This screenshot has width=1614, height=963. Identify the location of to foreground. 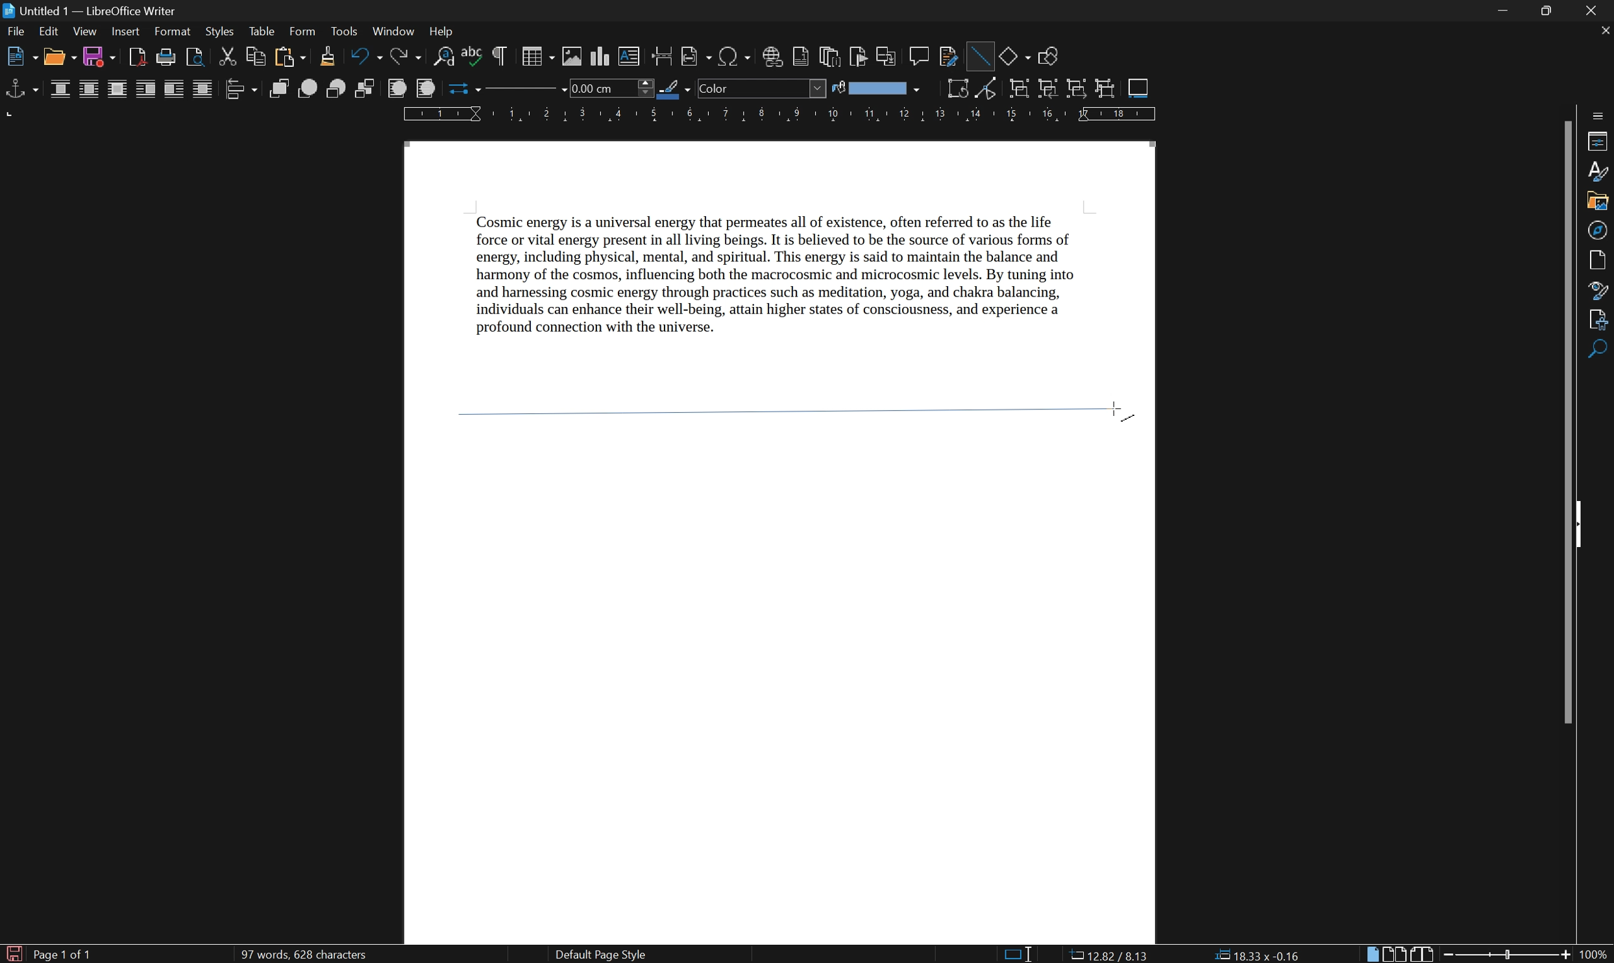
(398, 88).